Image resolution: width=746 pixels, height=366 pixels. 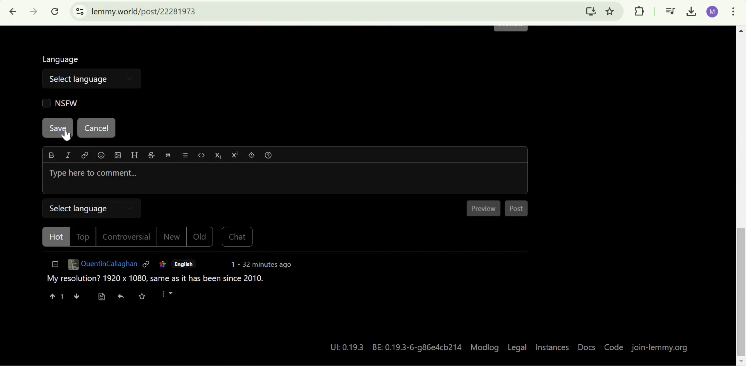 I want to click on list, so click(x=187, y=156).